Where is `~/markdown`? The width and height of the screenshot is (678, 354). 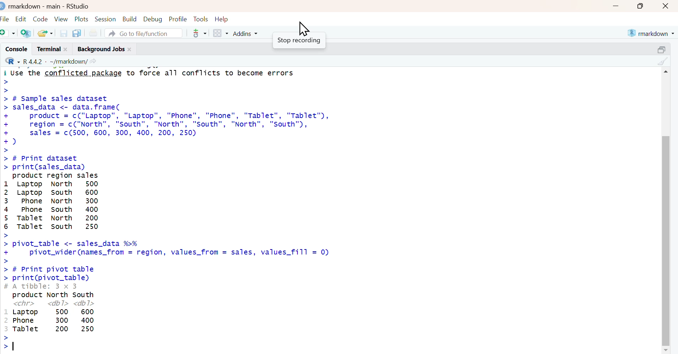 ~/markdown is located at coordinates (68, 61).